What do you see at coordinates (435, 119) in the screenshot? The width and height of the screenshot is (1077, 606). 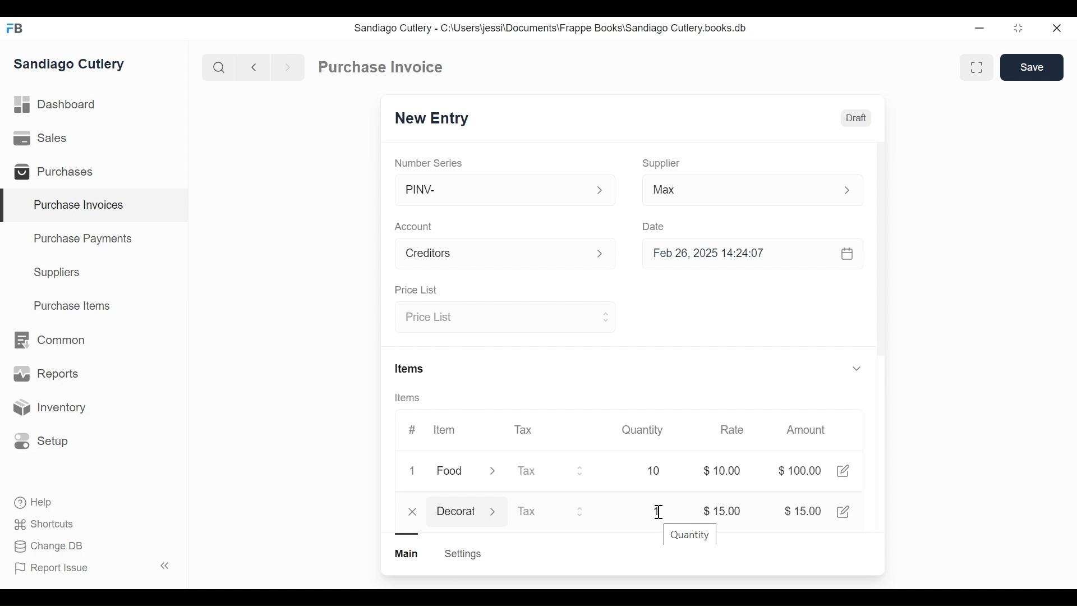 I see `New Entry` at bounding box center [435, 119].